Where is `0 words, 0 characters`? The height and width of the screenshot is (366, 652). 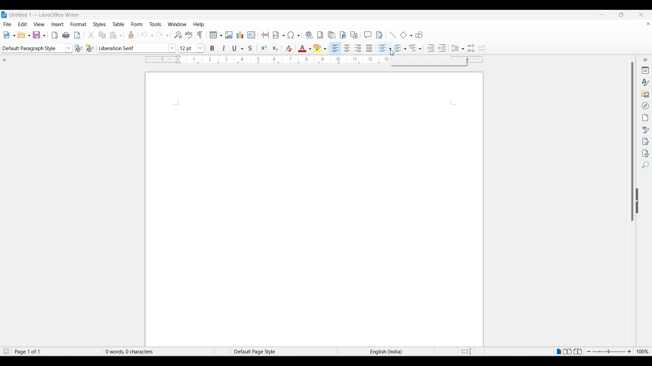 0 words, 0 characters is located at coordinates (131, 351).